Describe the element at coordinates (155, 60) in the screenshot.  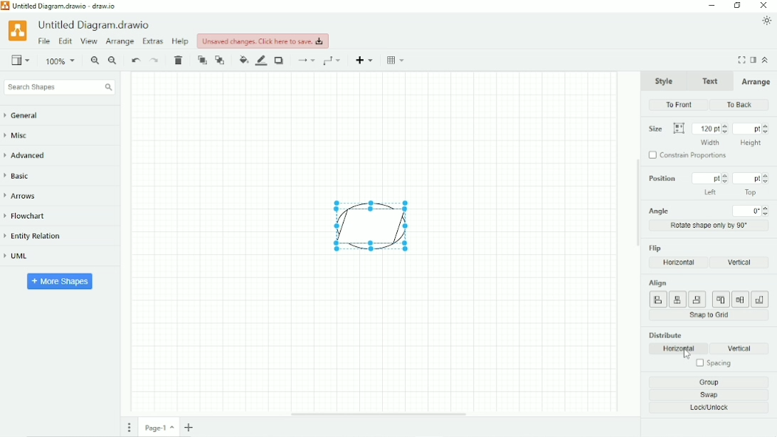
I see `Redo` at that location.